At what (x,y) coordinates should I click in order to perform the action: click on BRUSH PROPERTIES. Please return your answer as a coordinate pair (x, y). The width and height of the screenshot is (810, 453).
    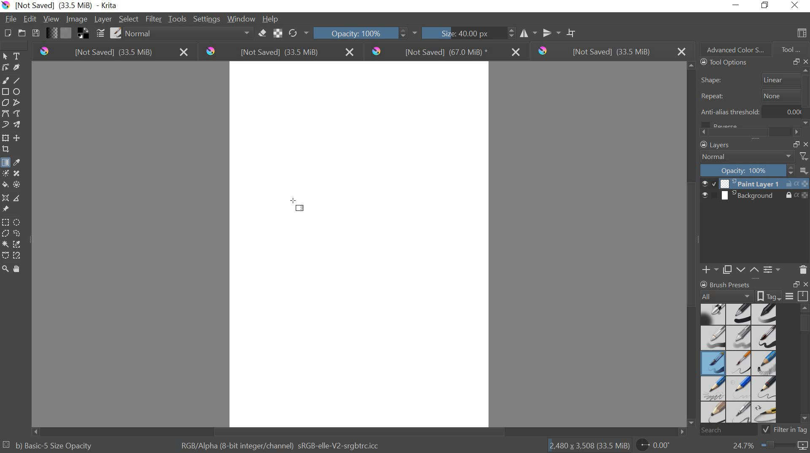
    Looking at the image, I should click on (753, 296).